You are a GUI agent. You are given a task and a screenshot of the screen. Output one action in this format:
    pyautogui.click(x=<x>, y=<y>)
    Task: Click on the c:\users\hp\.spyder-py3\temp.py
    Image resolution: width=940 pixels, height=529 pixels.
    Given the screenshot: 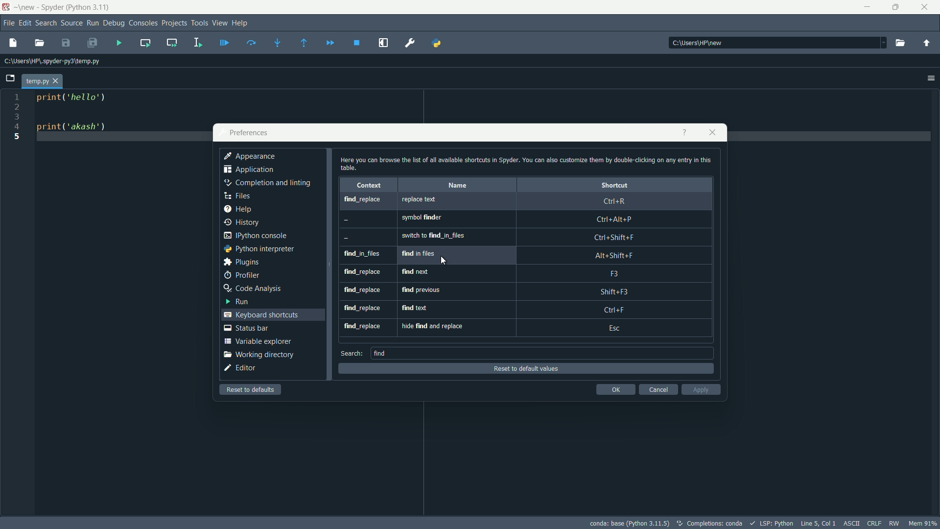 What is the action you would take?
    pyautogui.click(x=56, y=62)
    